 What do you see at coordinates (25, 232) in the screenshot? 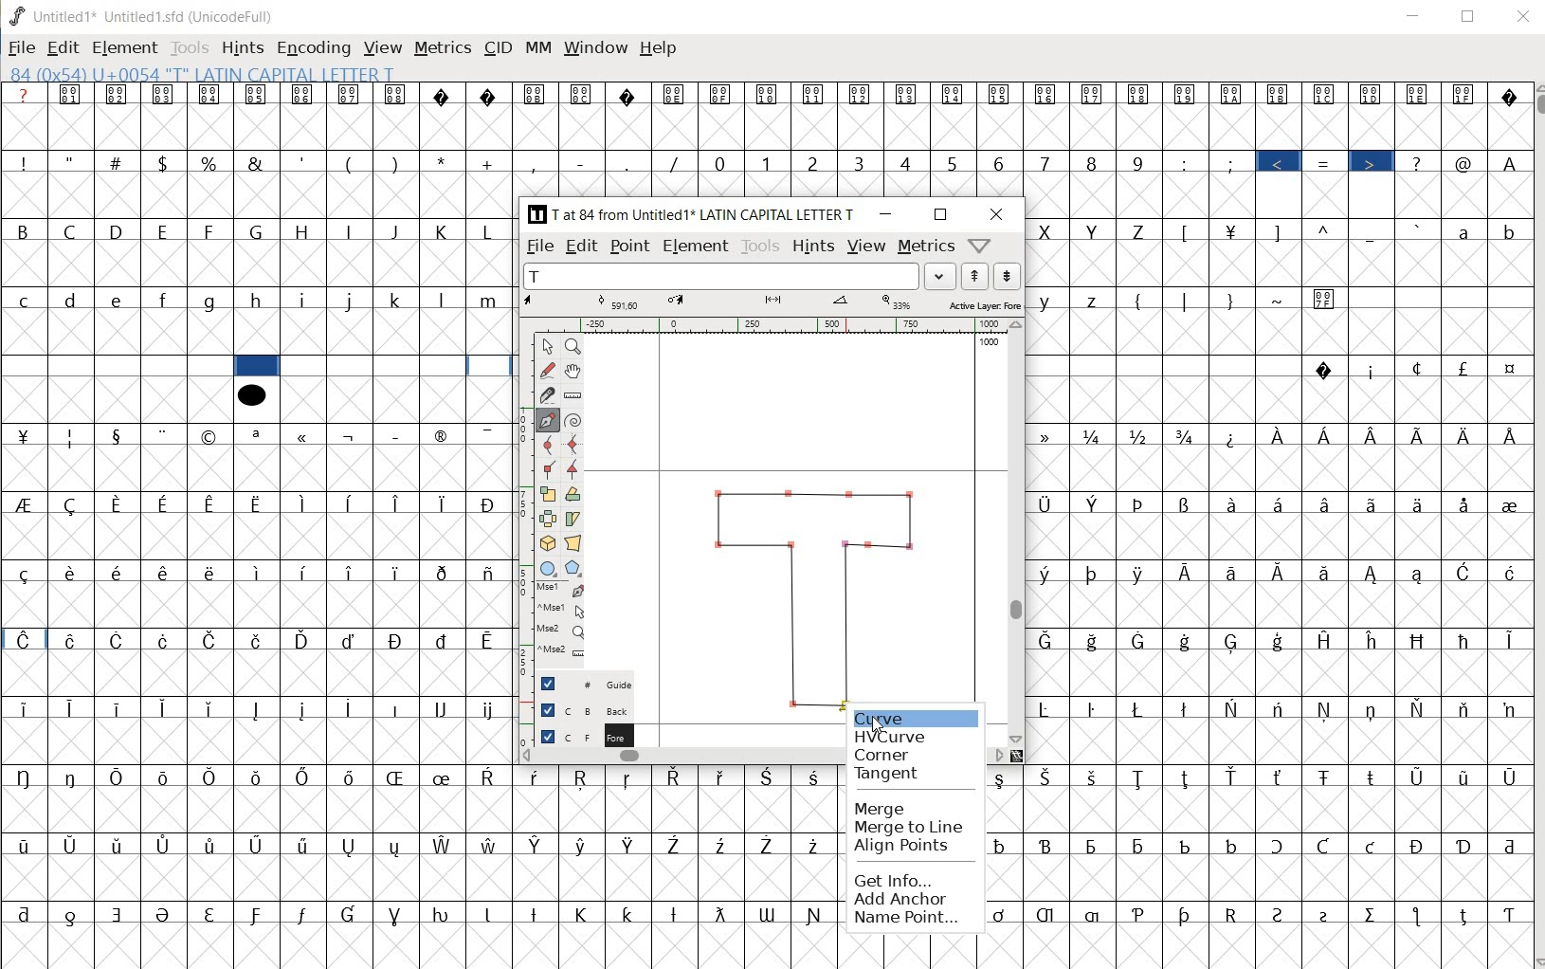
I see `B` at bounding box center [25, 232].